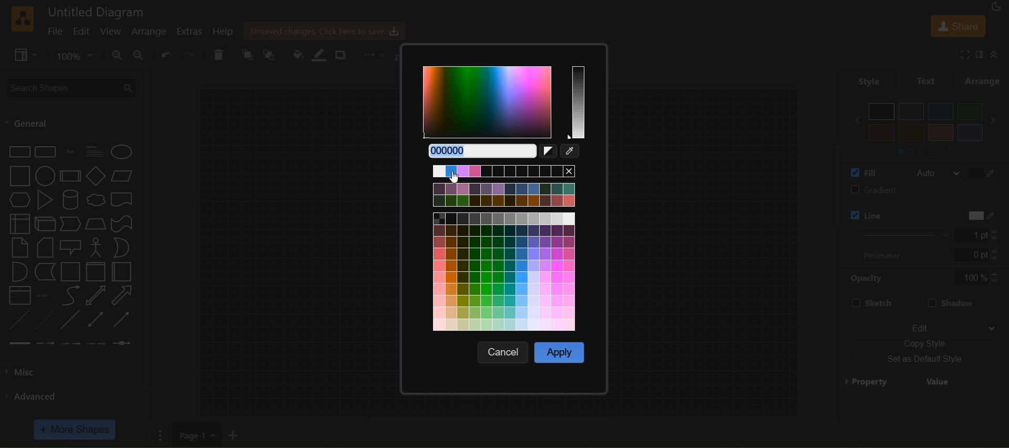 This screenshot has height=448, width=1009. Describe the element at coordinates (21, 19) in the screenshot. I see `logo` at that location.